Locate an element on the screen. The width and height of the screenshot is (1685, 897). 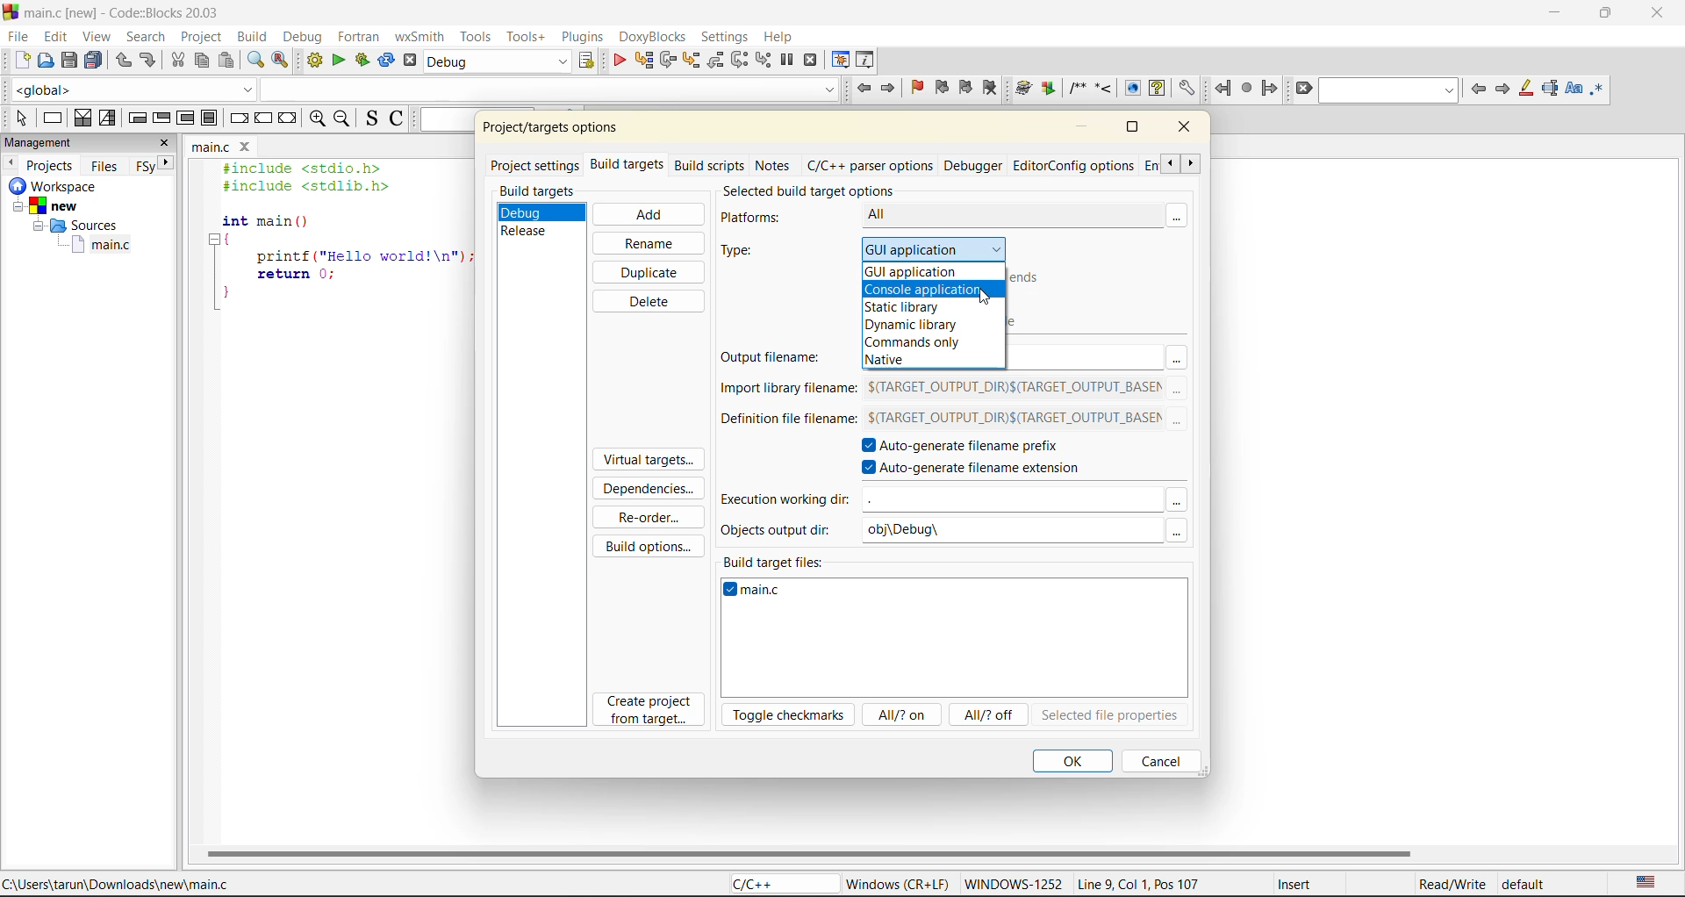
break debugger is located at coordinates (788, 60).